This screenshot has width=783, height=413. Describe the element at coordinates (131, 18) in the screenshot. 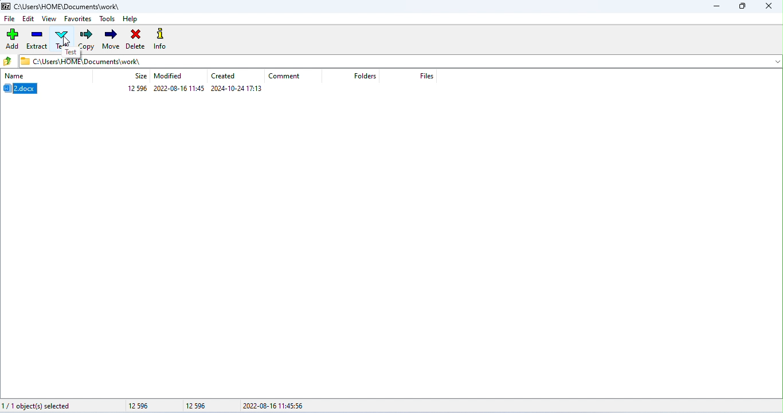

I see `help` at that location.